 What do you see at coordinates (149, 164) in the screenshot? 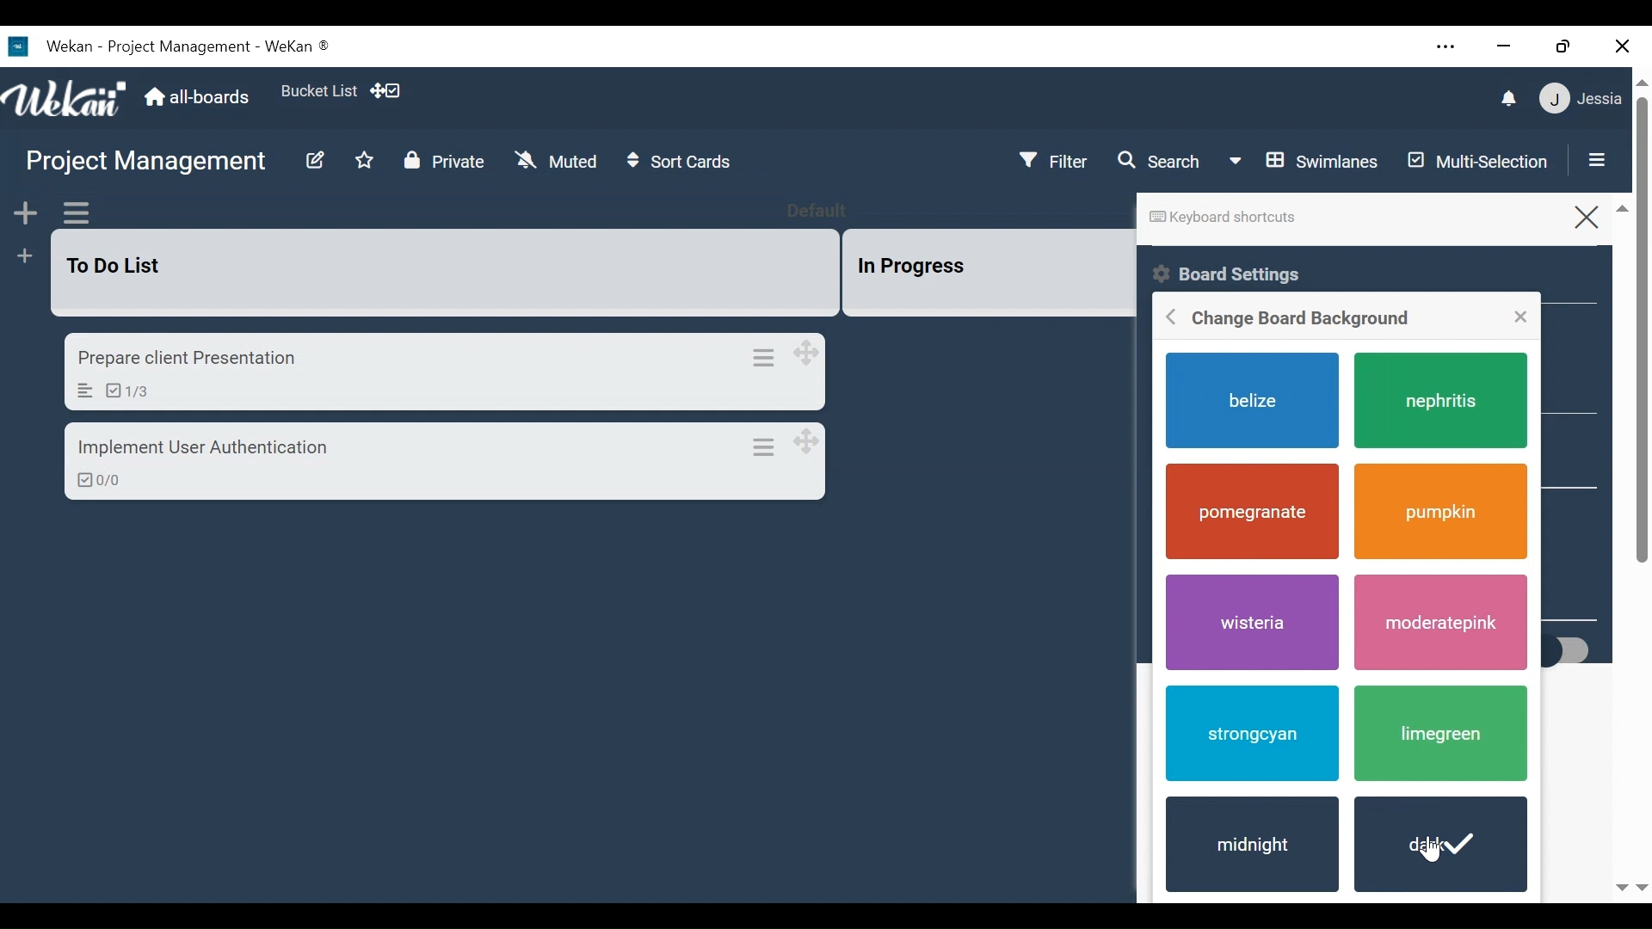
I see `Board Title` at bounding box center [149, 164].